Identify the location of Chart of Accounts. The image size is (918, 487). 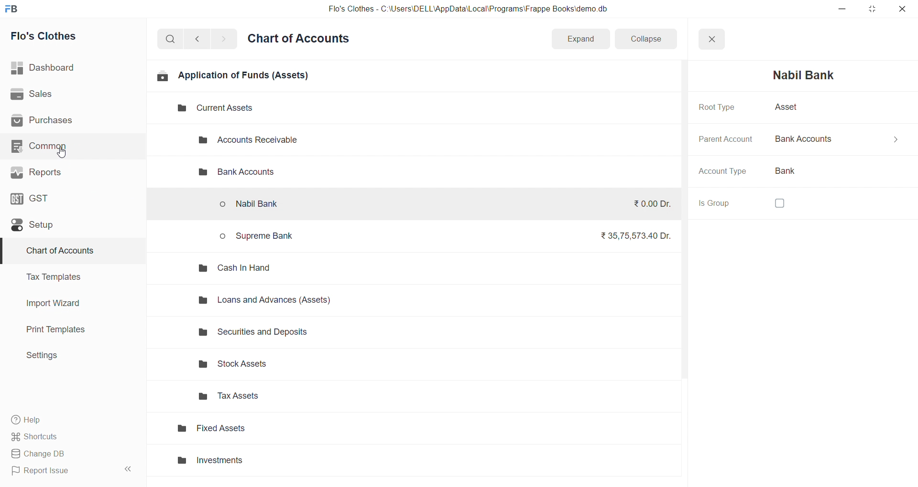
(301, 39).